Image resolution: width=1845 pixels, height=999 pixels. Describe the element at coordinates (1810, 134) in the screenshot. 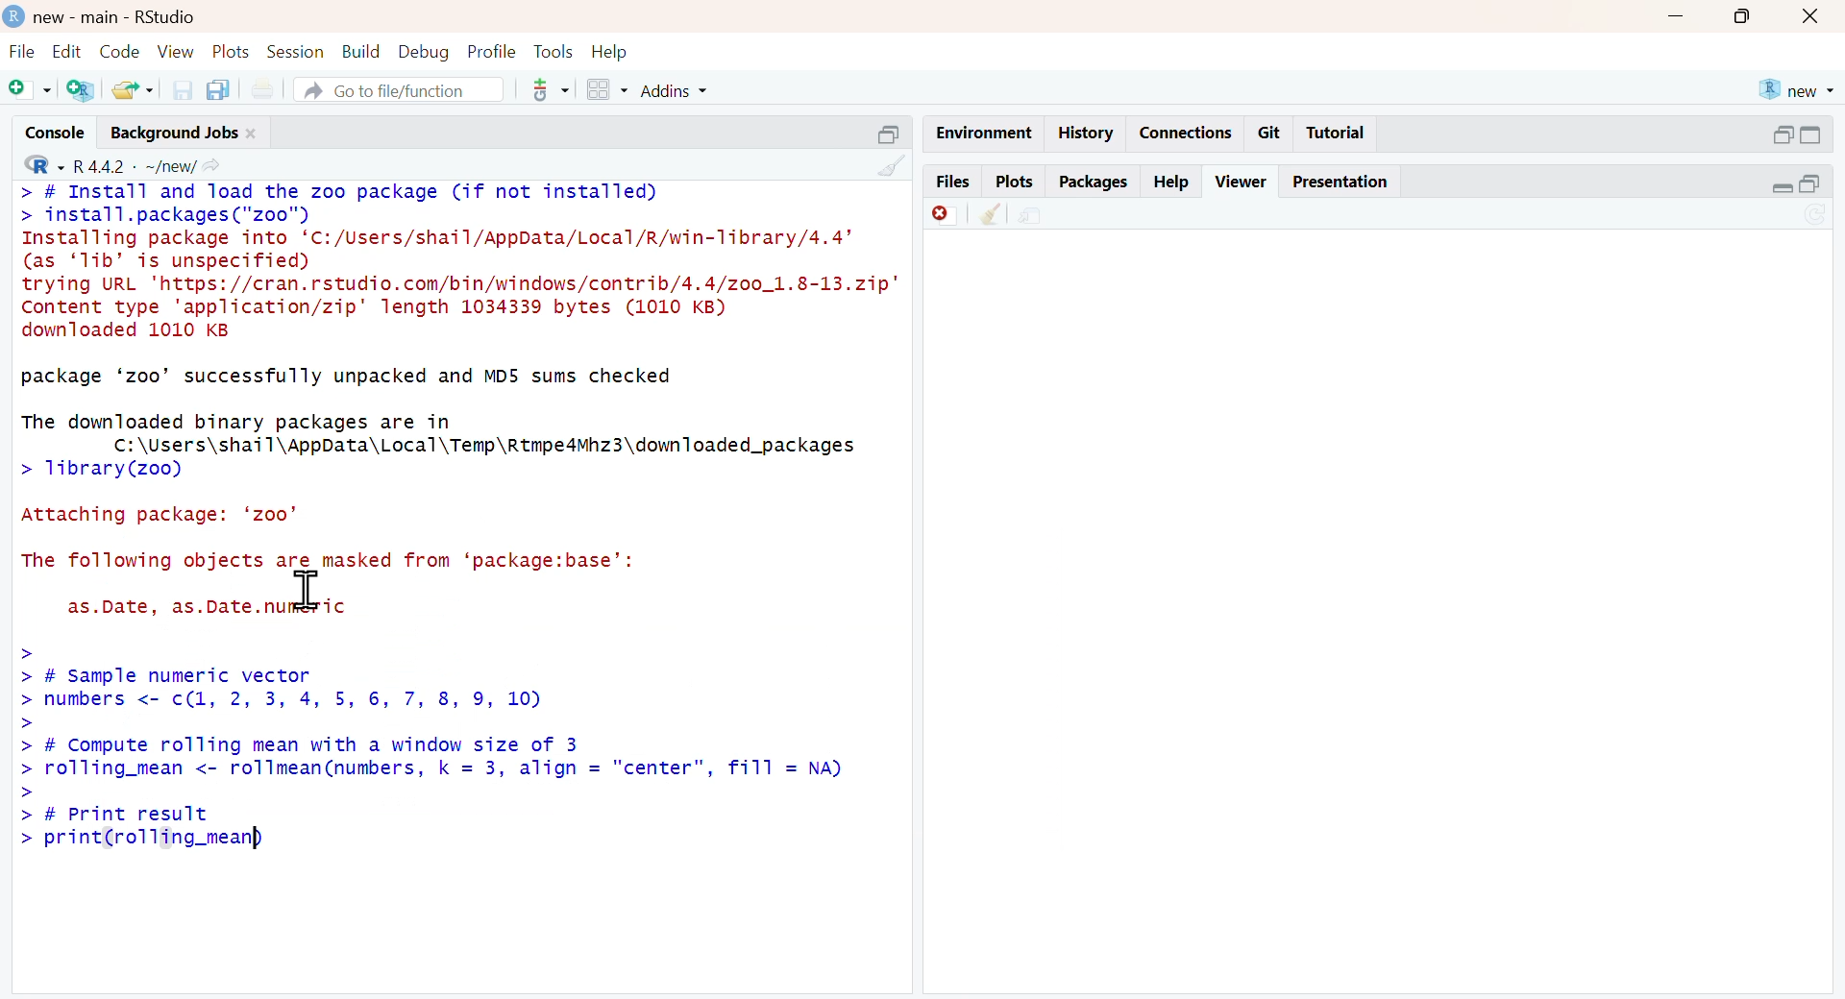

I see `switch to full view` at that location.